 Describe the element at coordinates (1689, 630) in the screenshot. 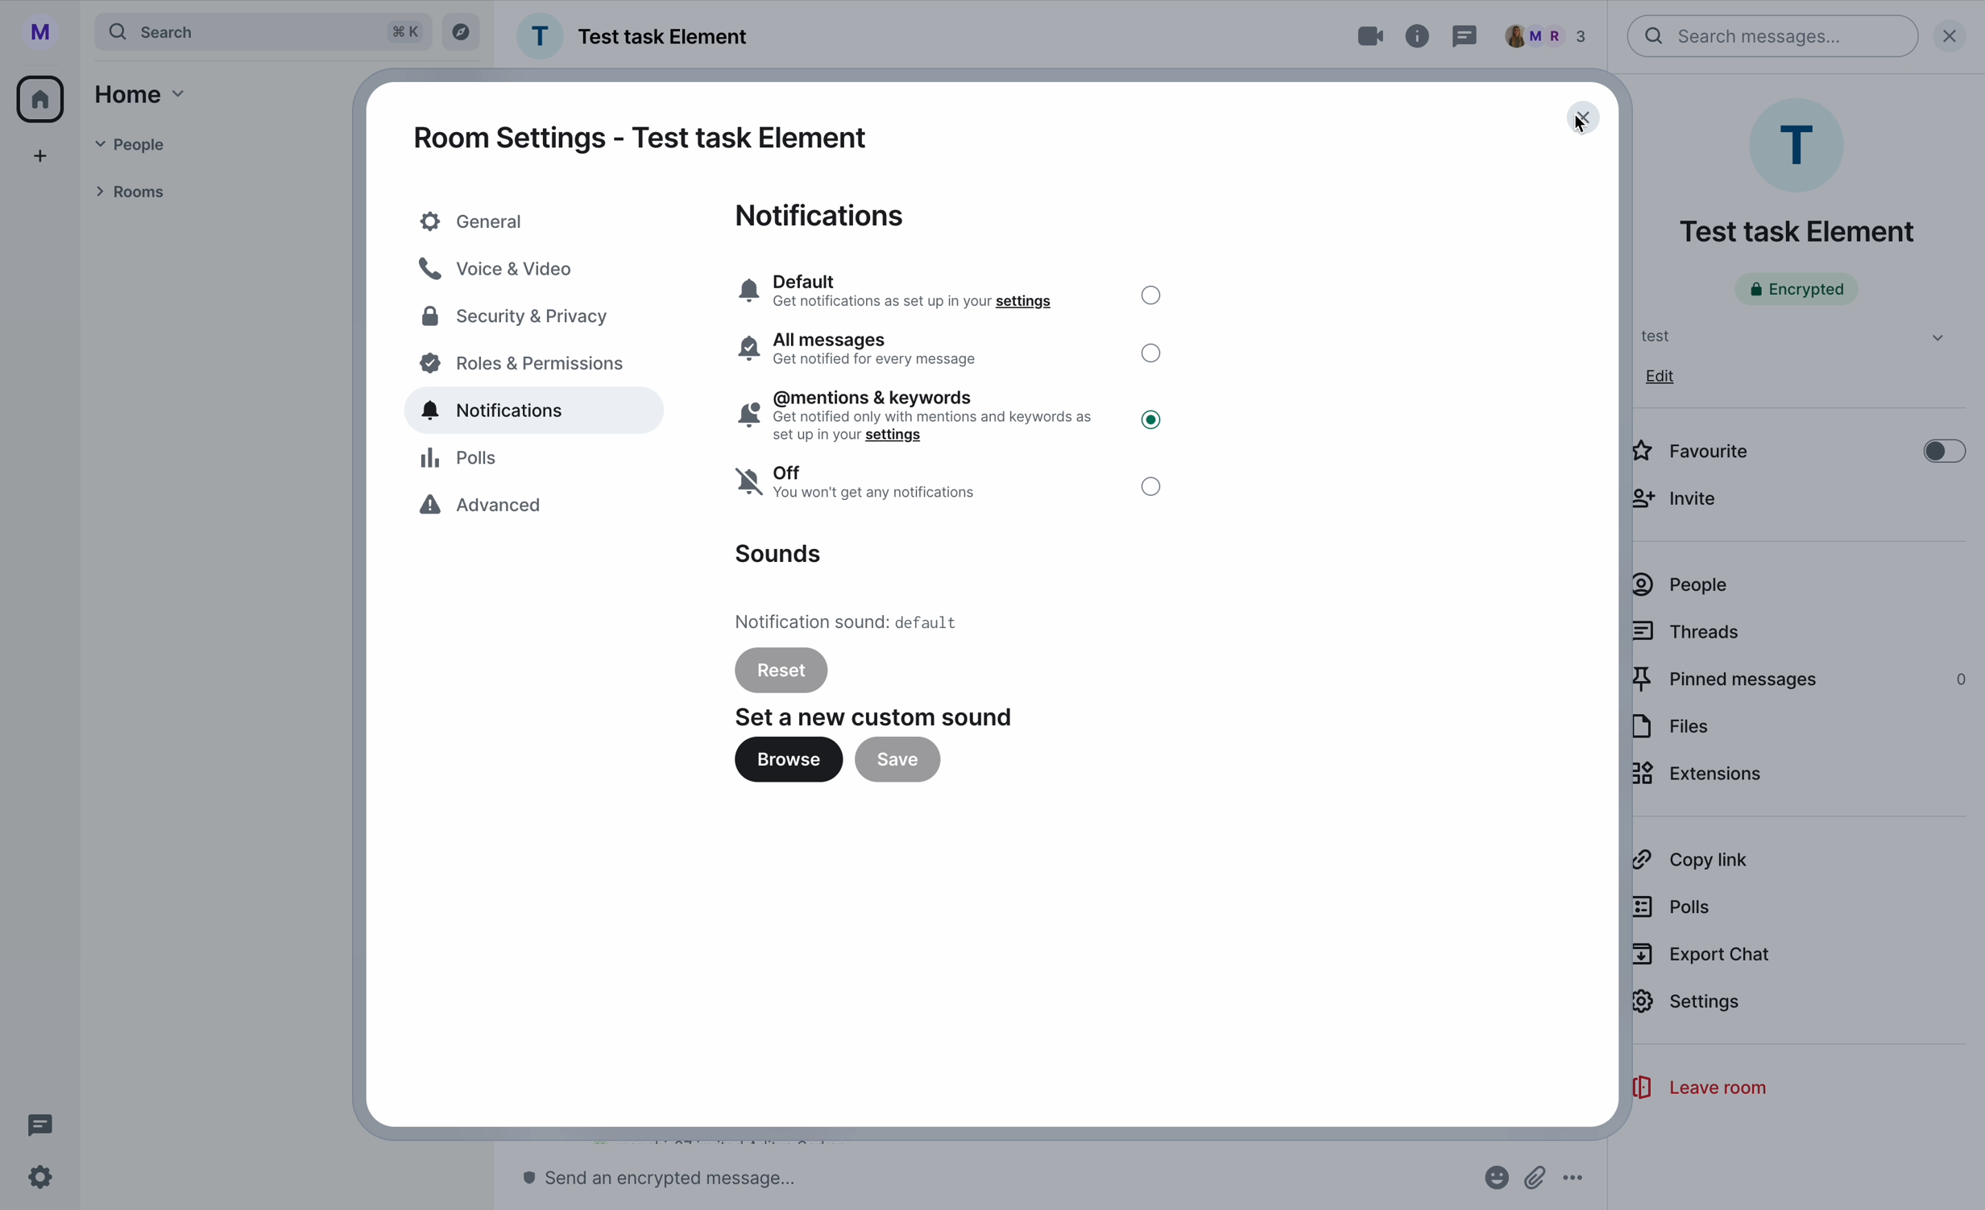

I see `threads` at that location.